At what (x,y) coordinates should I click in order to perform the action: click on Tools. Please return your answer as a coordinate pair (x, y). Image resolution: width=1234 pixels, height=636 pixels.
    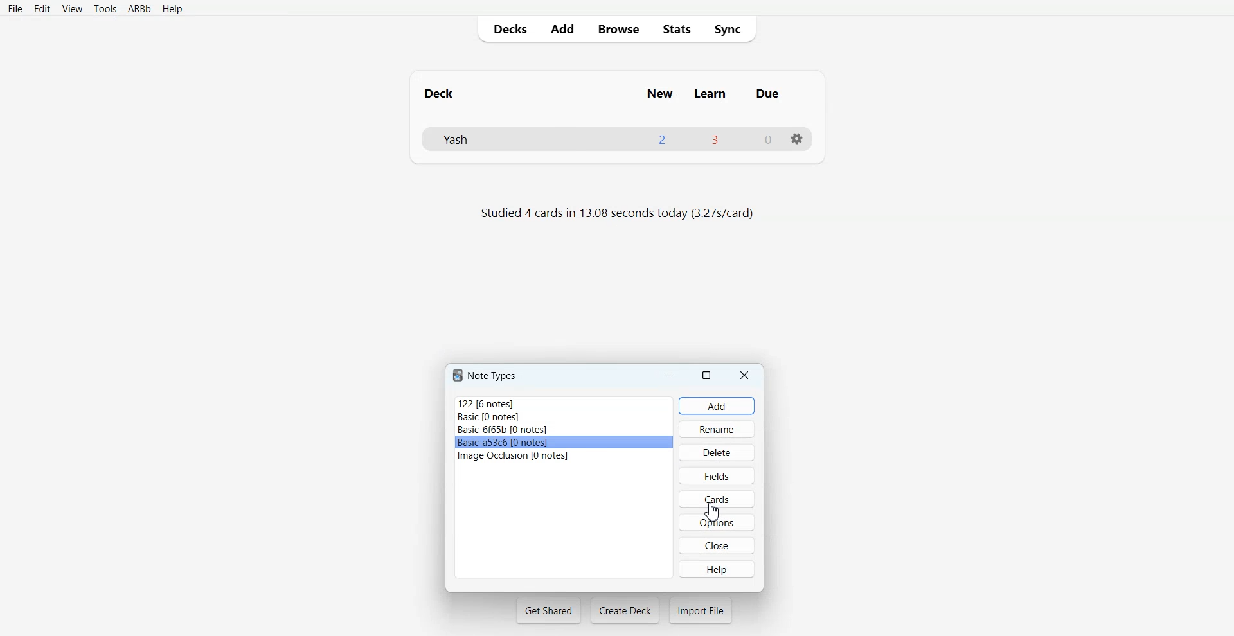
    Looking at the image, I should click on (105, 10).